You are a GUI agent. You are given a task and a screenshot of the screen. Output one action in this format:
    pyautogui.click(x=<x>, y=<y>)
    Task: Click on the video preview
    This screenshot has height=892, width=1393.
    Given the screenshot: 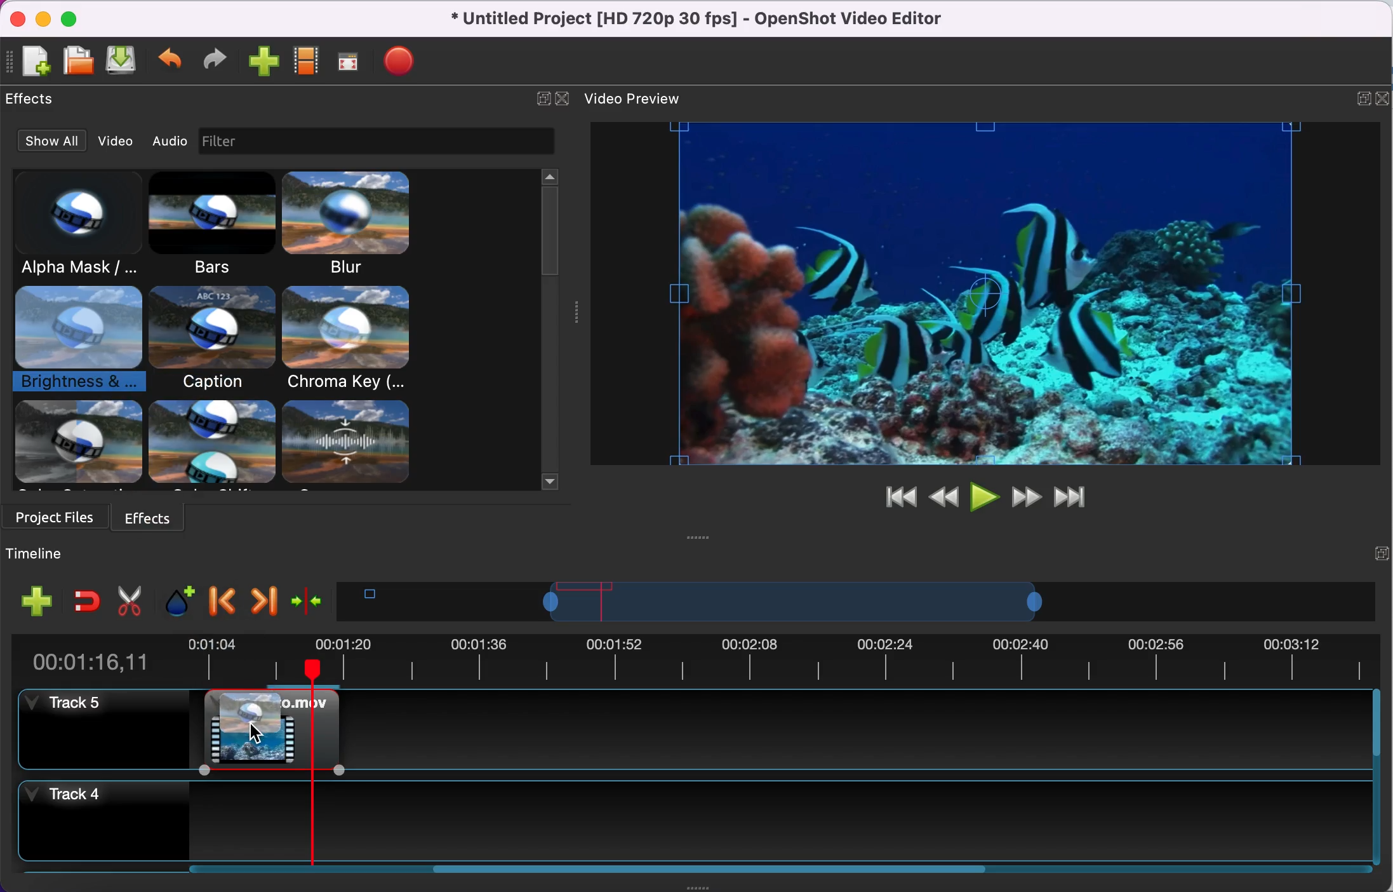 What is the action you would take?
    pyautogui.click(x=983, y=295)
    